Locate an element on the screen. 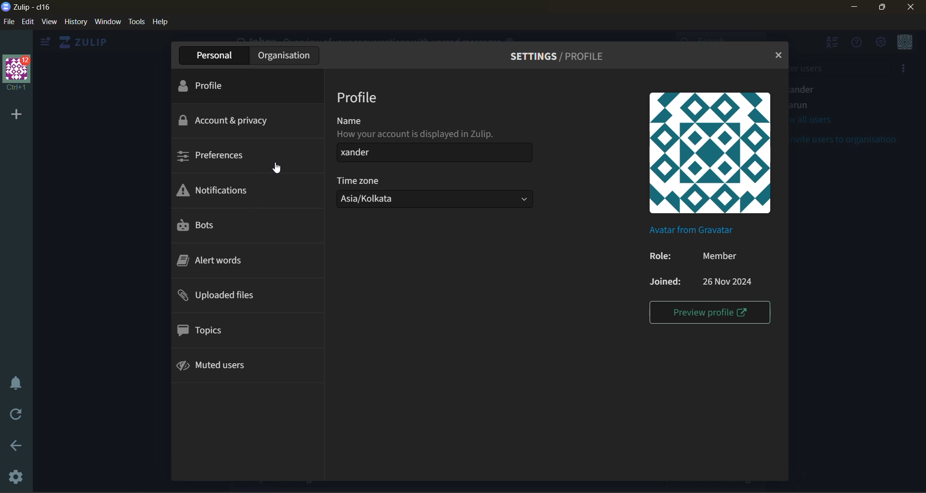  bots is located at coordinates (204, 226).